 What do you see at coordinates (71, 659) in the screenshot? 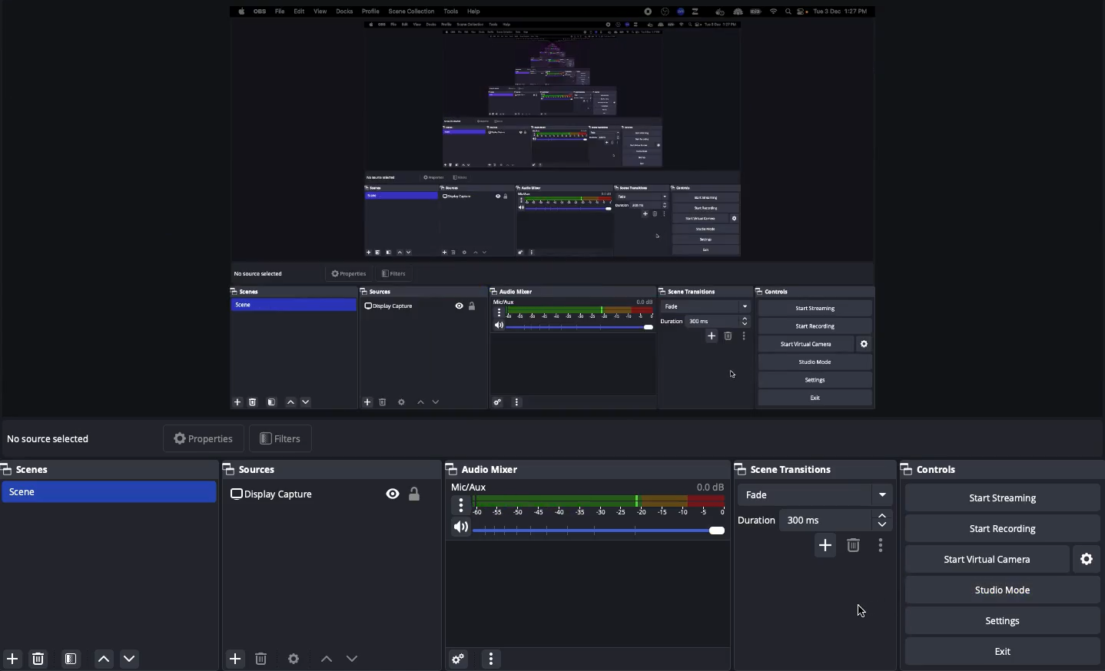
I see `Scene filter` at bounding box center [71, 659].